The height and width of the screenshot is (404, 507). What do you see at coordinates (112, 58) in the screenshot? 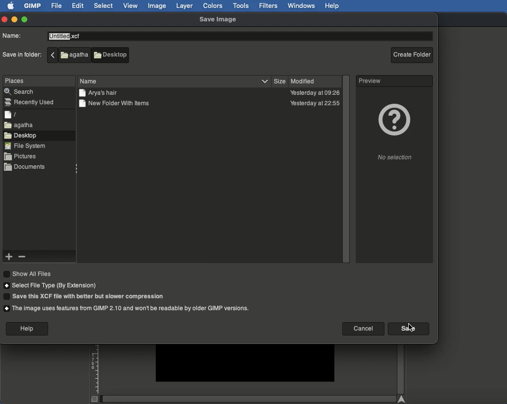
I see `Desktop` at bounding box center [112, 58].